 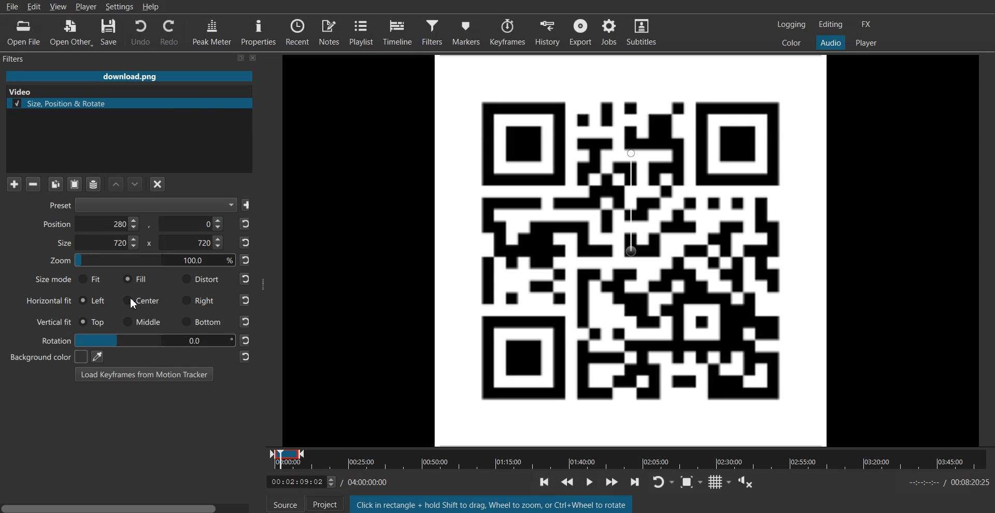 I want to click on Redo, so click(x=169, y=33).